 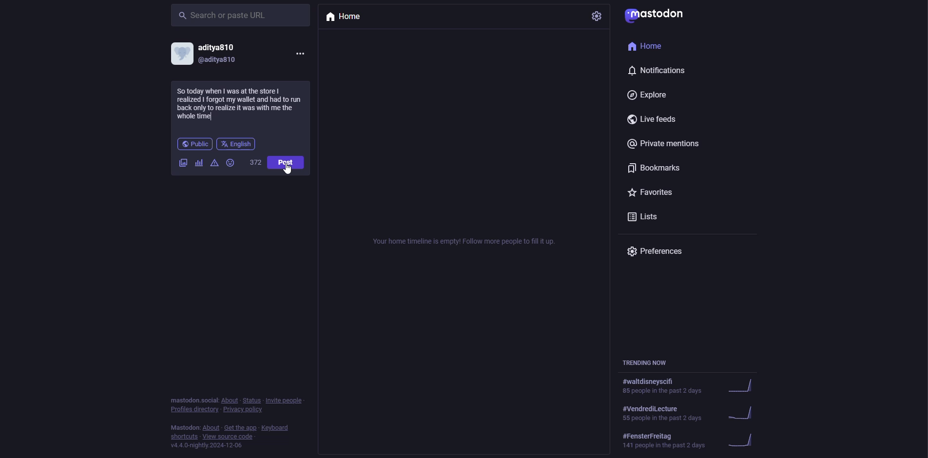 What do you see at coordinates (658, 71) in the screenshot?
I see `notifications` at bounding box center [658, 71].